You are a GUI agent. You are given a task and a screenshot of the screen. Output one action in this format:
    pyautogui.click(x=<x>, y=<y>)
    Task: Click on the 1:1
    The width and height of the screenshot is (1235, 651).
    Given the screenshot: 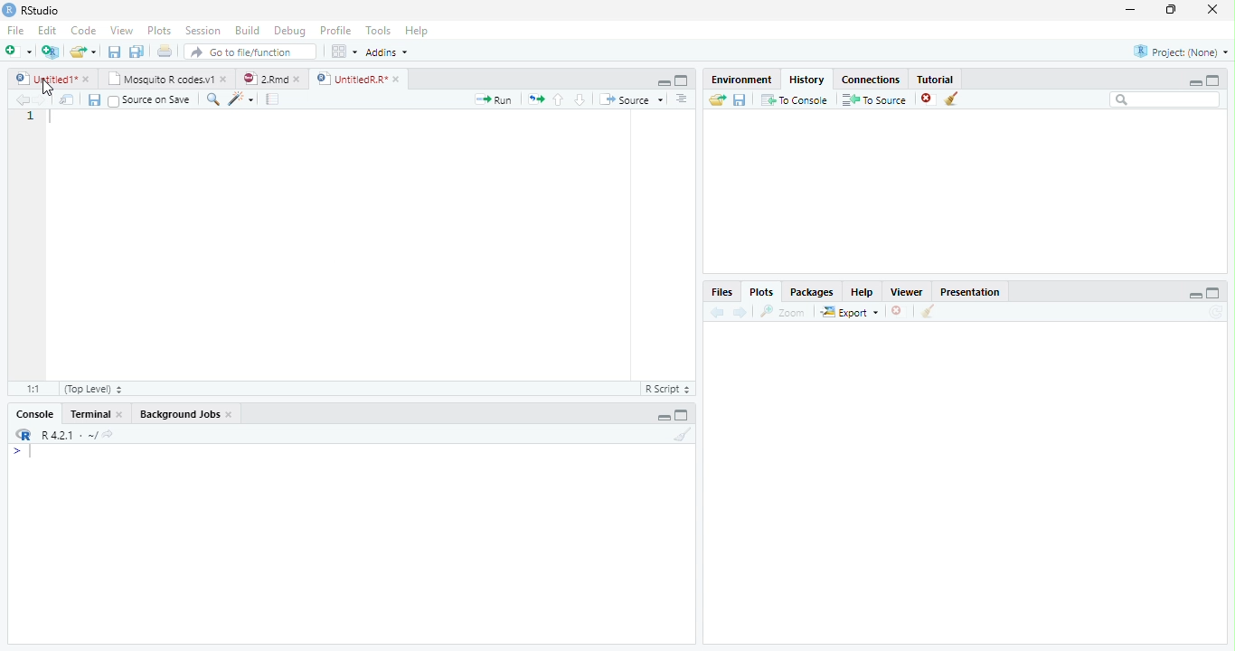 What is the action you would take?
    pyautogui.click(x=30, y=389)
    